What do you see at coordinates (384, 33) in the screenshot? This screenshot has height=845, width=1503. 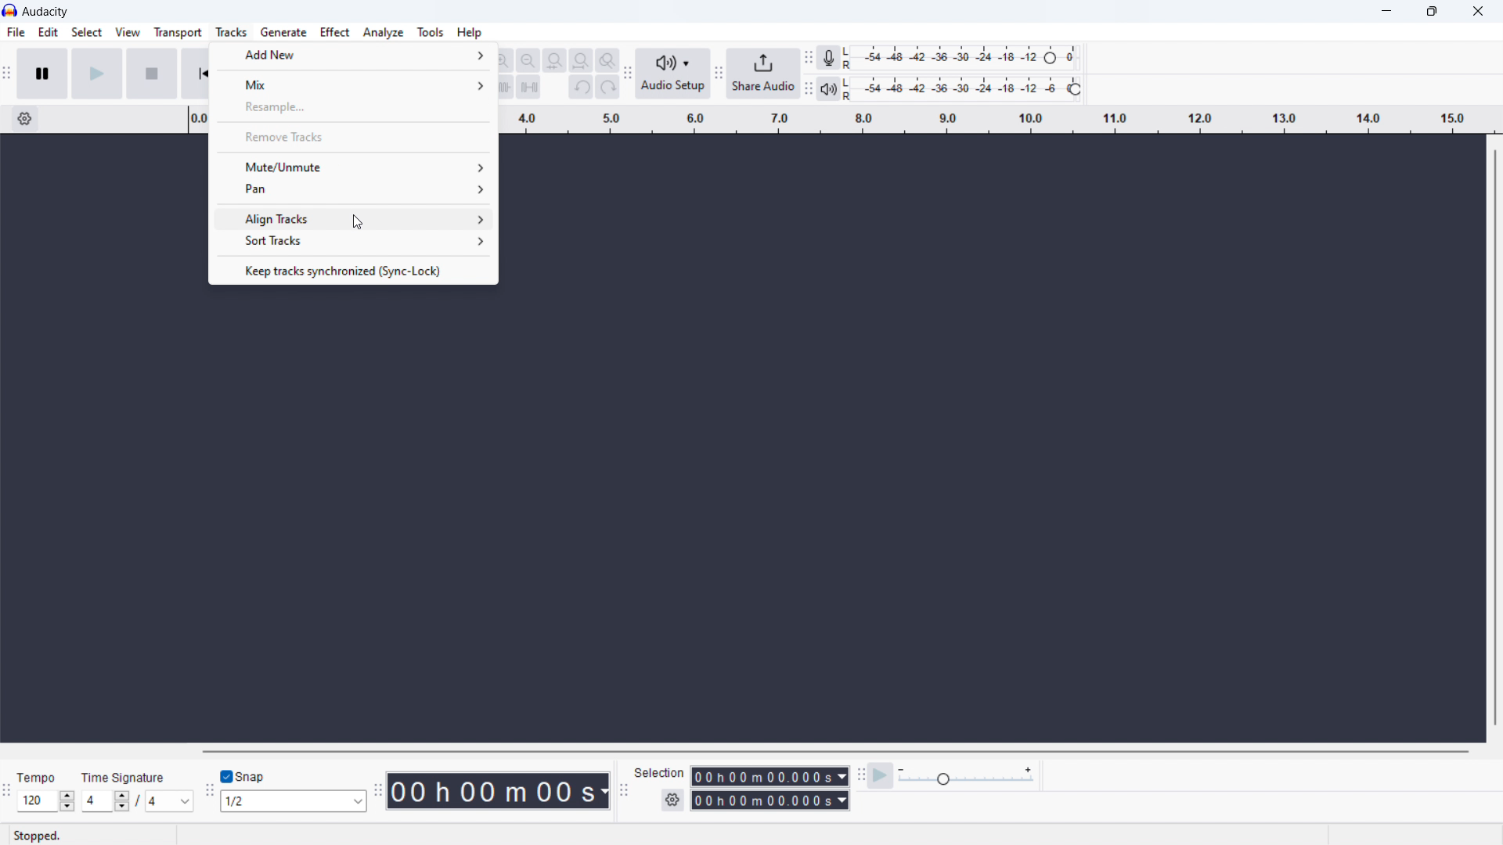 I see `analyze` at bounding box center [384, 33].